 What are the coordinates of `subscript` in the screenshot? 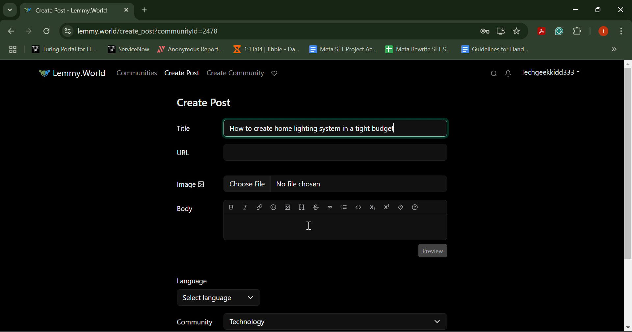 It's located at (373, 206).